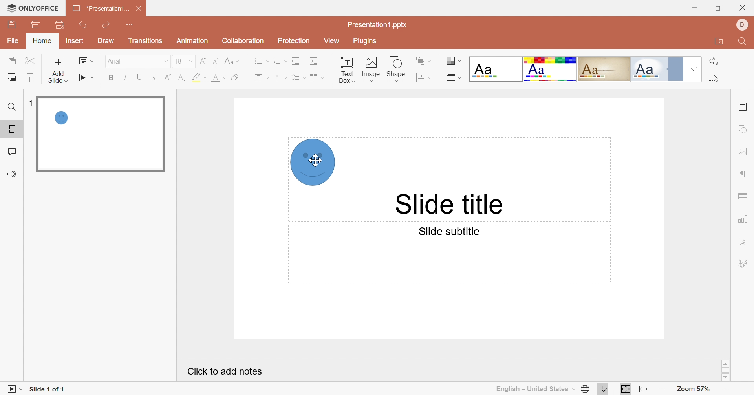  I want to click on Save, so click(11, 25).